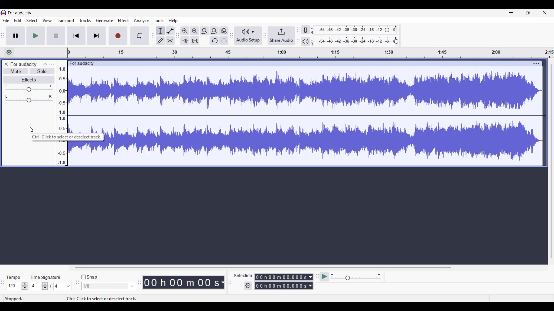  I want to click on Track settings, so click(536, 64).